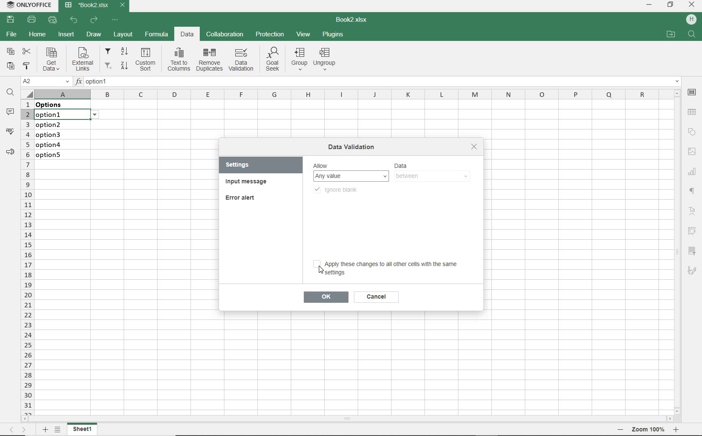 The image size is (702, 436). Describe the element at coordinates (271, 61) in the screenshot. I see `Goal` at that location.